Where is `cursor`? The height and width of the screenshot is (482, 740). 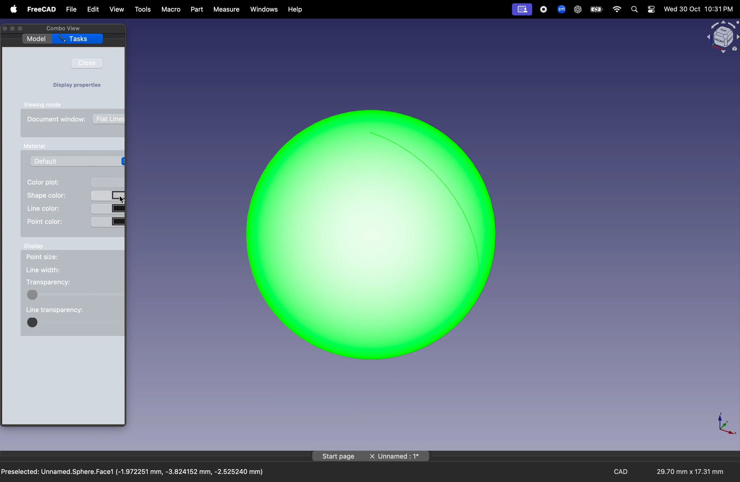
cursor is located at coordinates (121, 200).